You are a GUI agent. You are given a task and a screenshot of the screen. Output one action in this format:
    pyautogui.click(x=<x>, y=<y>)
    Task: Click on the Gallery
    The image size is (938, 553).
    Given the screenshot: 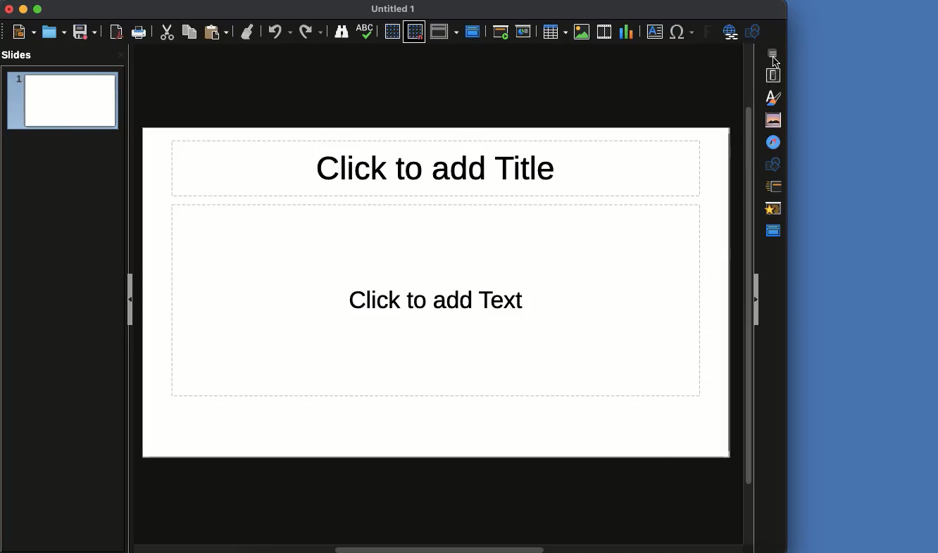 What is the action you would take?
    pyautogui.click(x=774, y=121)
    